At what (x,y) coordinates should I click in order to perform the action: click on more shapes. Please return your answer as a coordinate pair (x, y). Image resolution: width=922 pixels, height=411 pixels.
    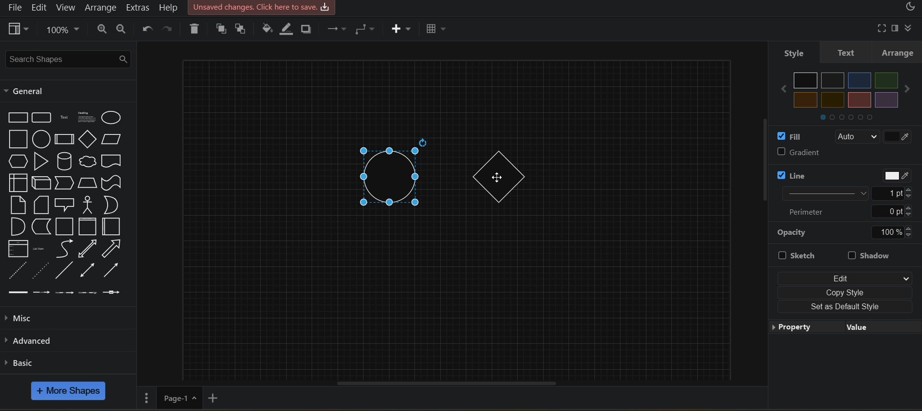
    Looking at the image, I should click on (66, 390).